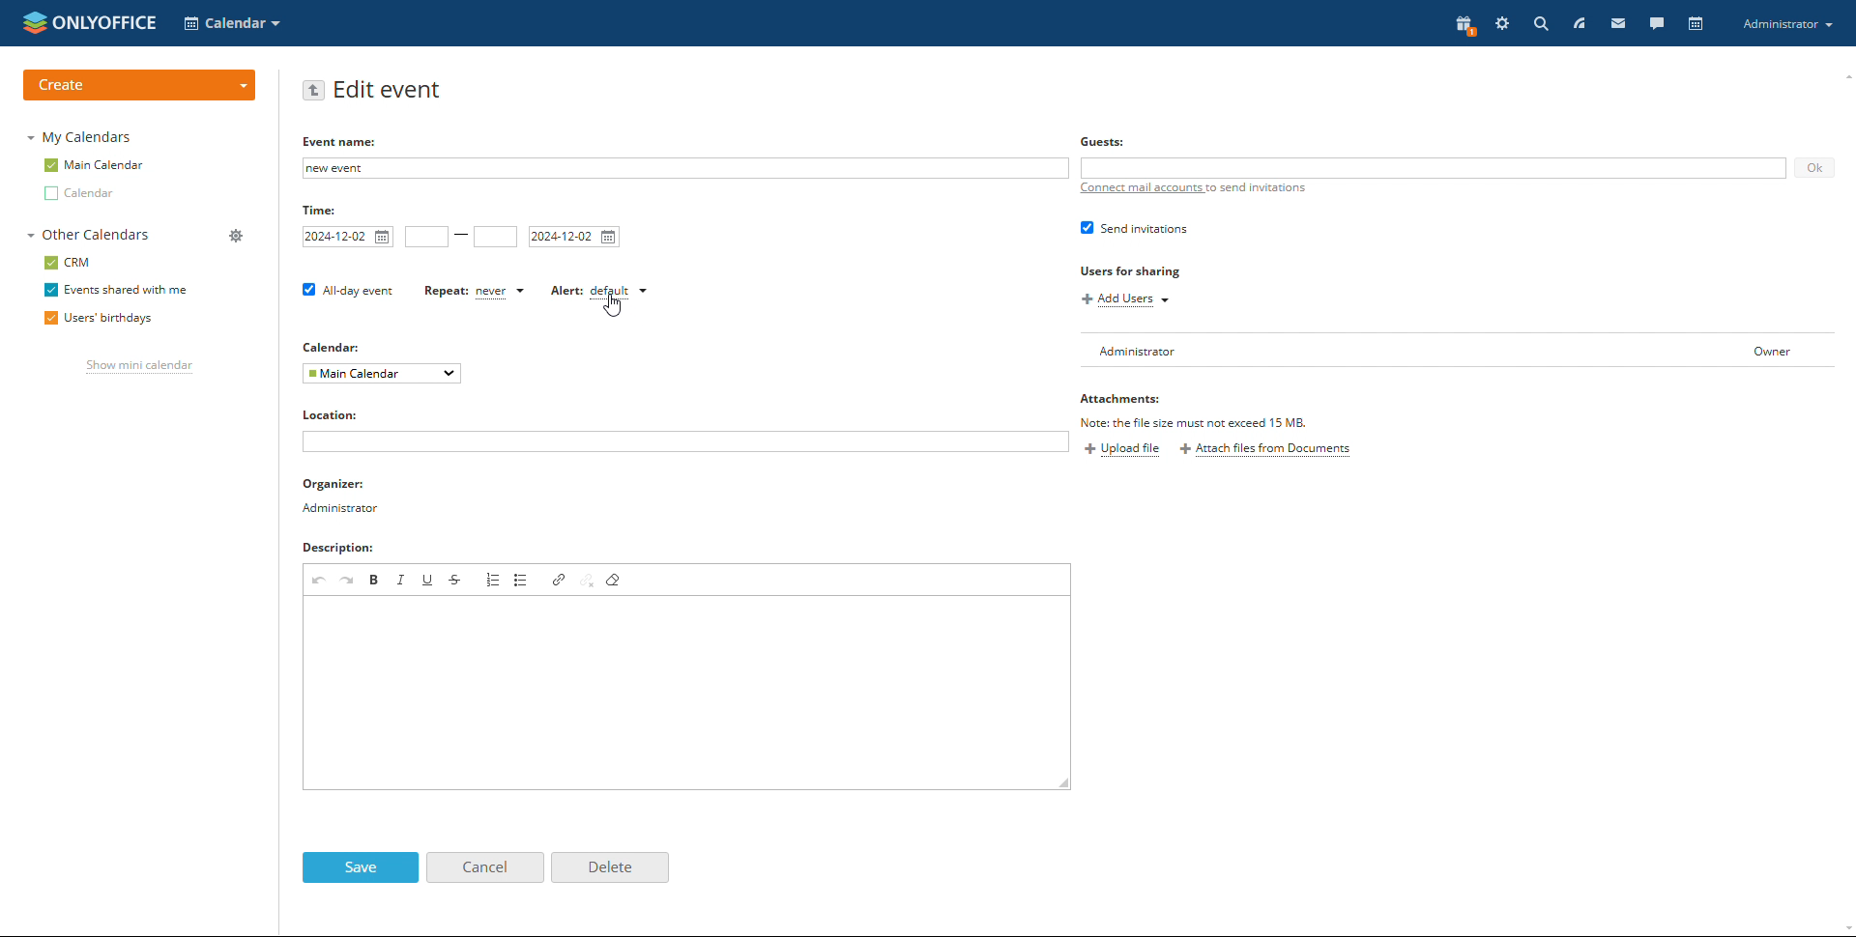 The width and height of the screenshot is (1856, 937). I want to click on EVENT NAME, so click(344, 142).